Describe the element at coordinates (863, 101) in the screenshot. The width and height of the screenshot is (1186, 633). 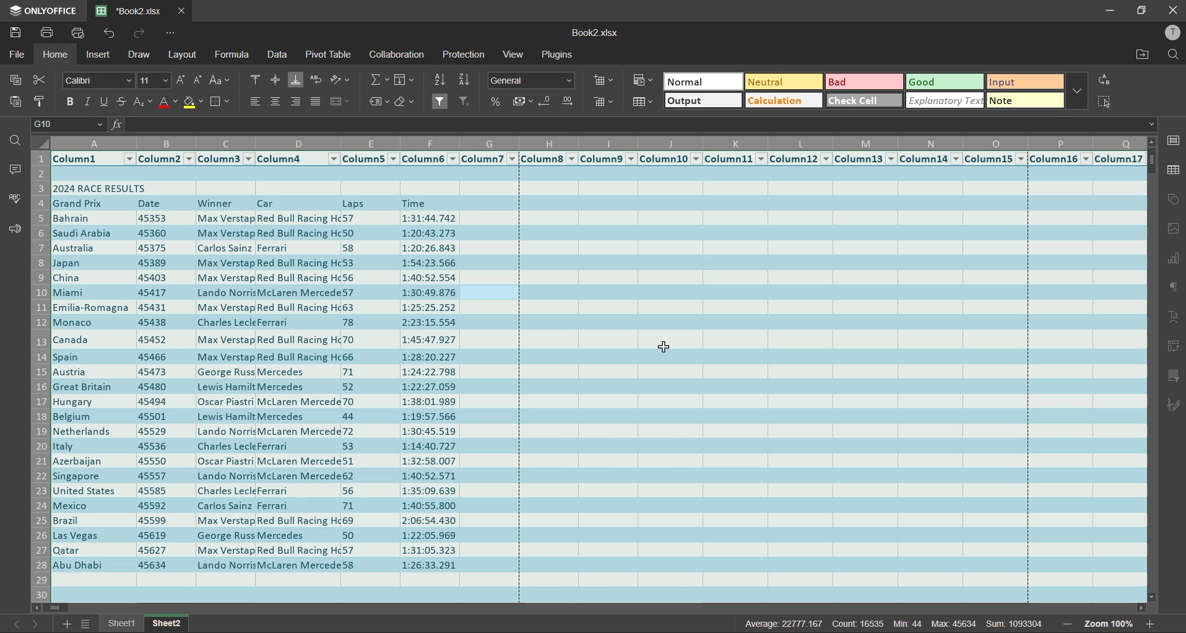
I see `check cell` at that location.